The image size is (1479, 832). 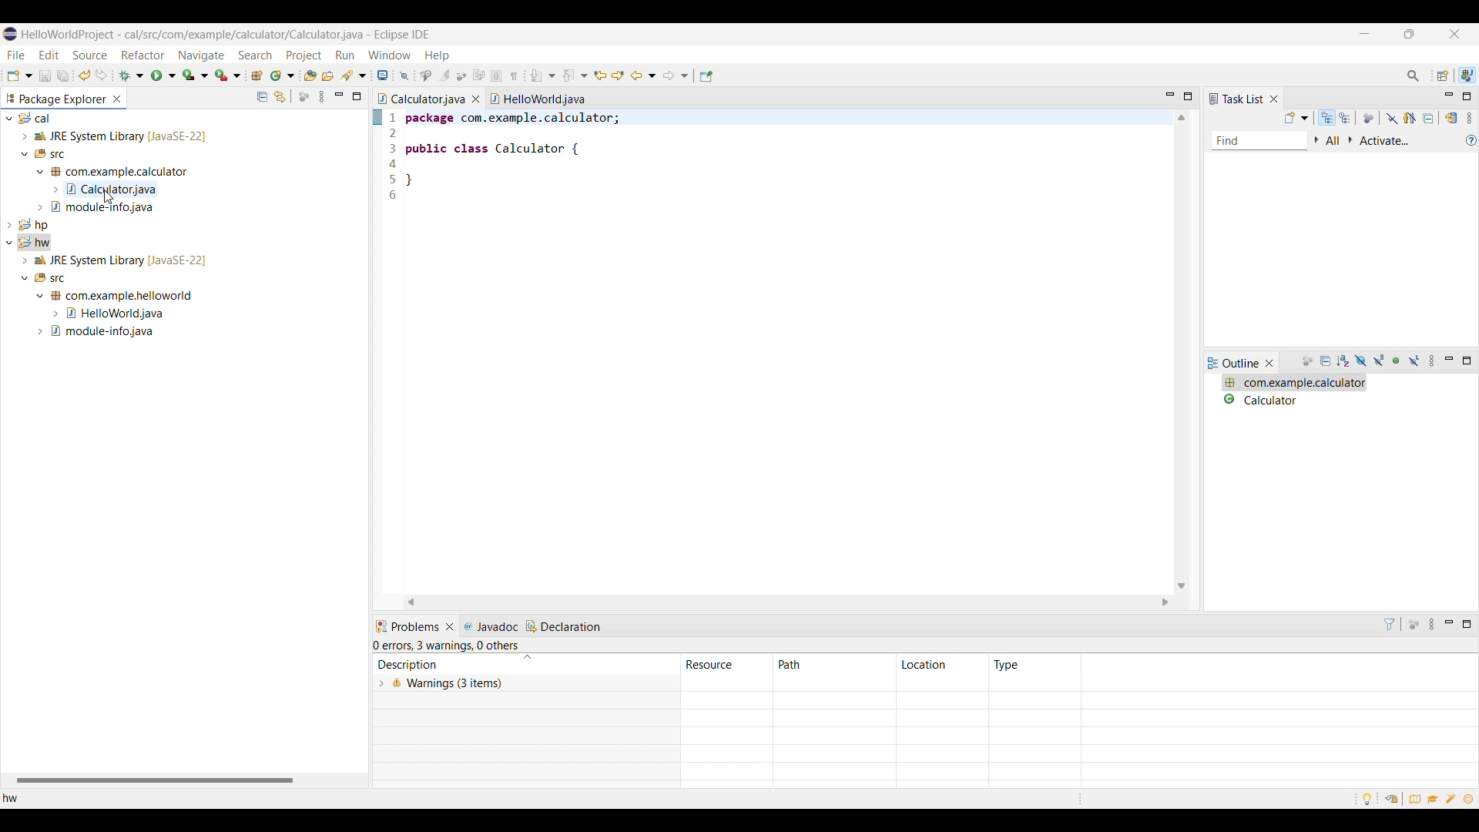 I want to click on Automatically fold uninteresting elements, so click(x=461, y=76).